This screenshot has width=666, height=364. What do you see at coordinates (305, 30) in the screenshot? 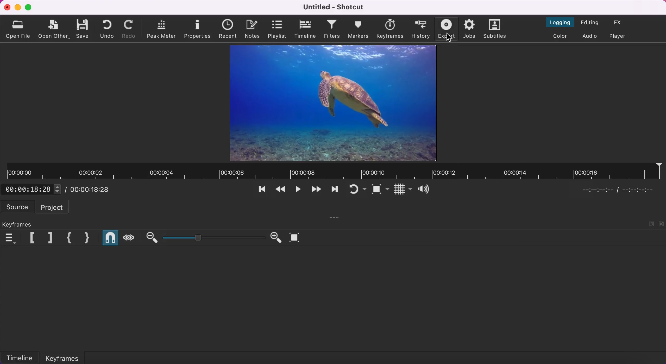
I see `timeline` at bounding box center [305, 30].